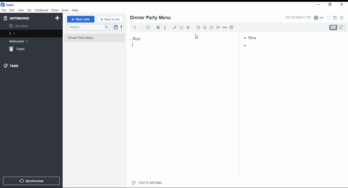  I want to click on toggle editor layout, so click(335, 18).